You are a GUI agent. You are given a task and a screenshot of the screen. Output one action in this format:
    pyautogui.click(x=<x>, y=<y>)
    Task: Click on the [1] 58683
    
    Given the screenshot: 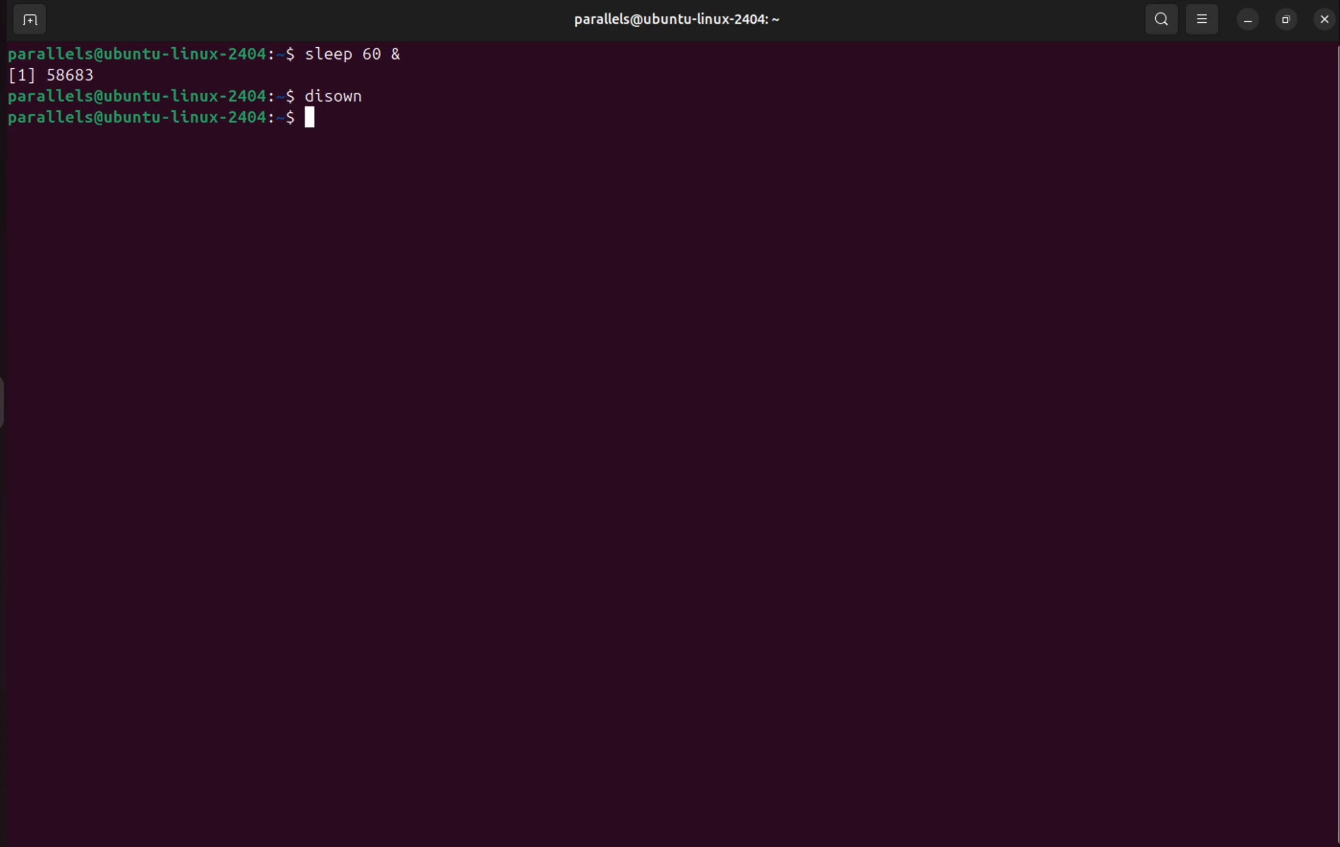 What is the action you would take?
    pyautogui.click(x=51, y=77)
    